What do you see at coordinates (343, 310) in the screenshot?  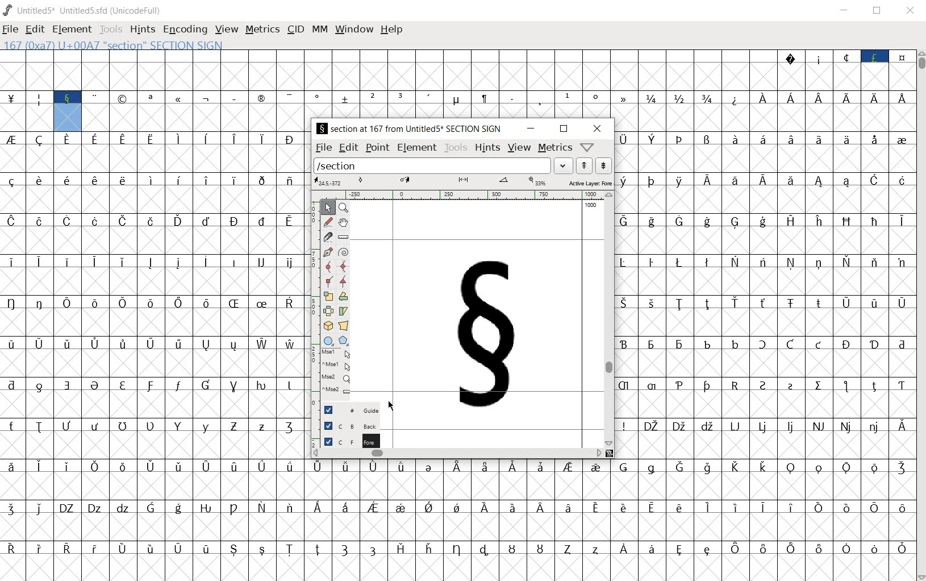 I see `skew the selection` at bounding box center [343, 310].